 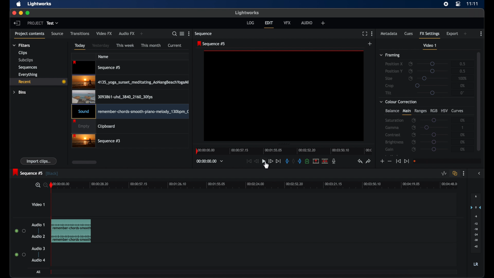 What do you see at coordinates (307, 23) in the screenshot?
I see `audio` at bounding box center [307, 23].